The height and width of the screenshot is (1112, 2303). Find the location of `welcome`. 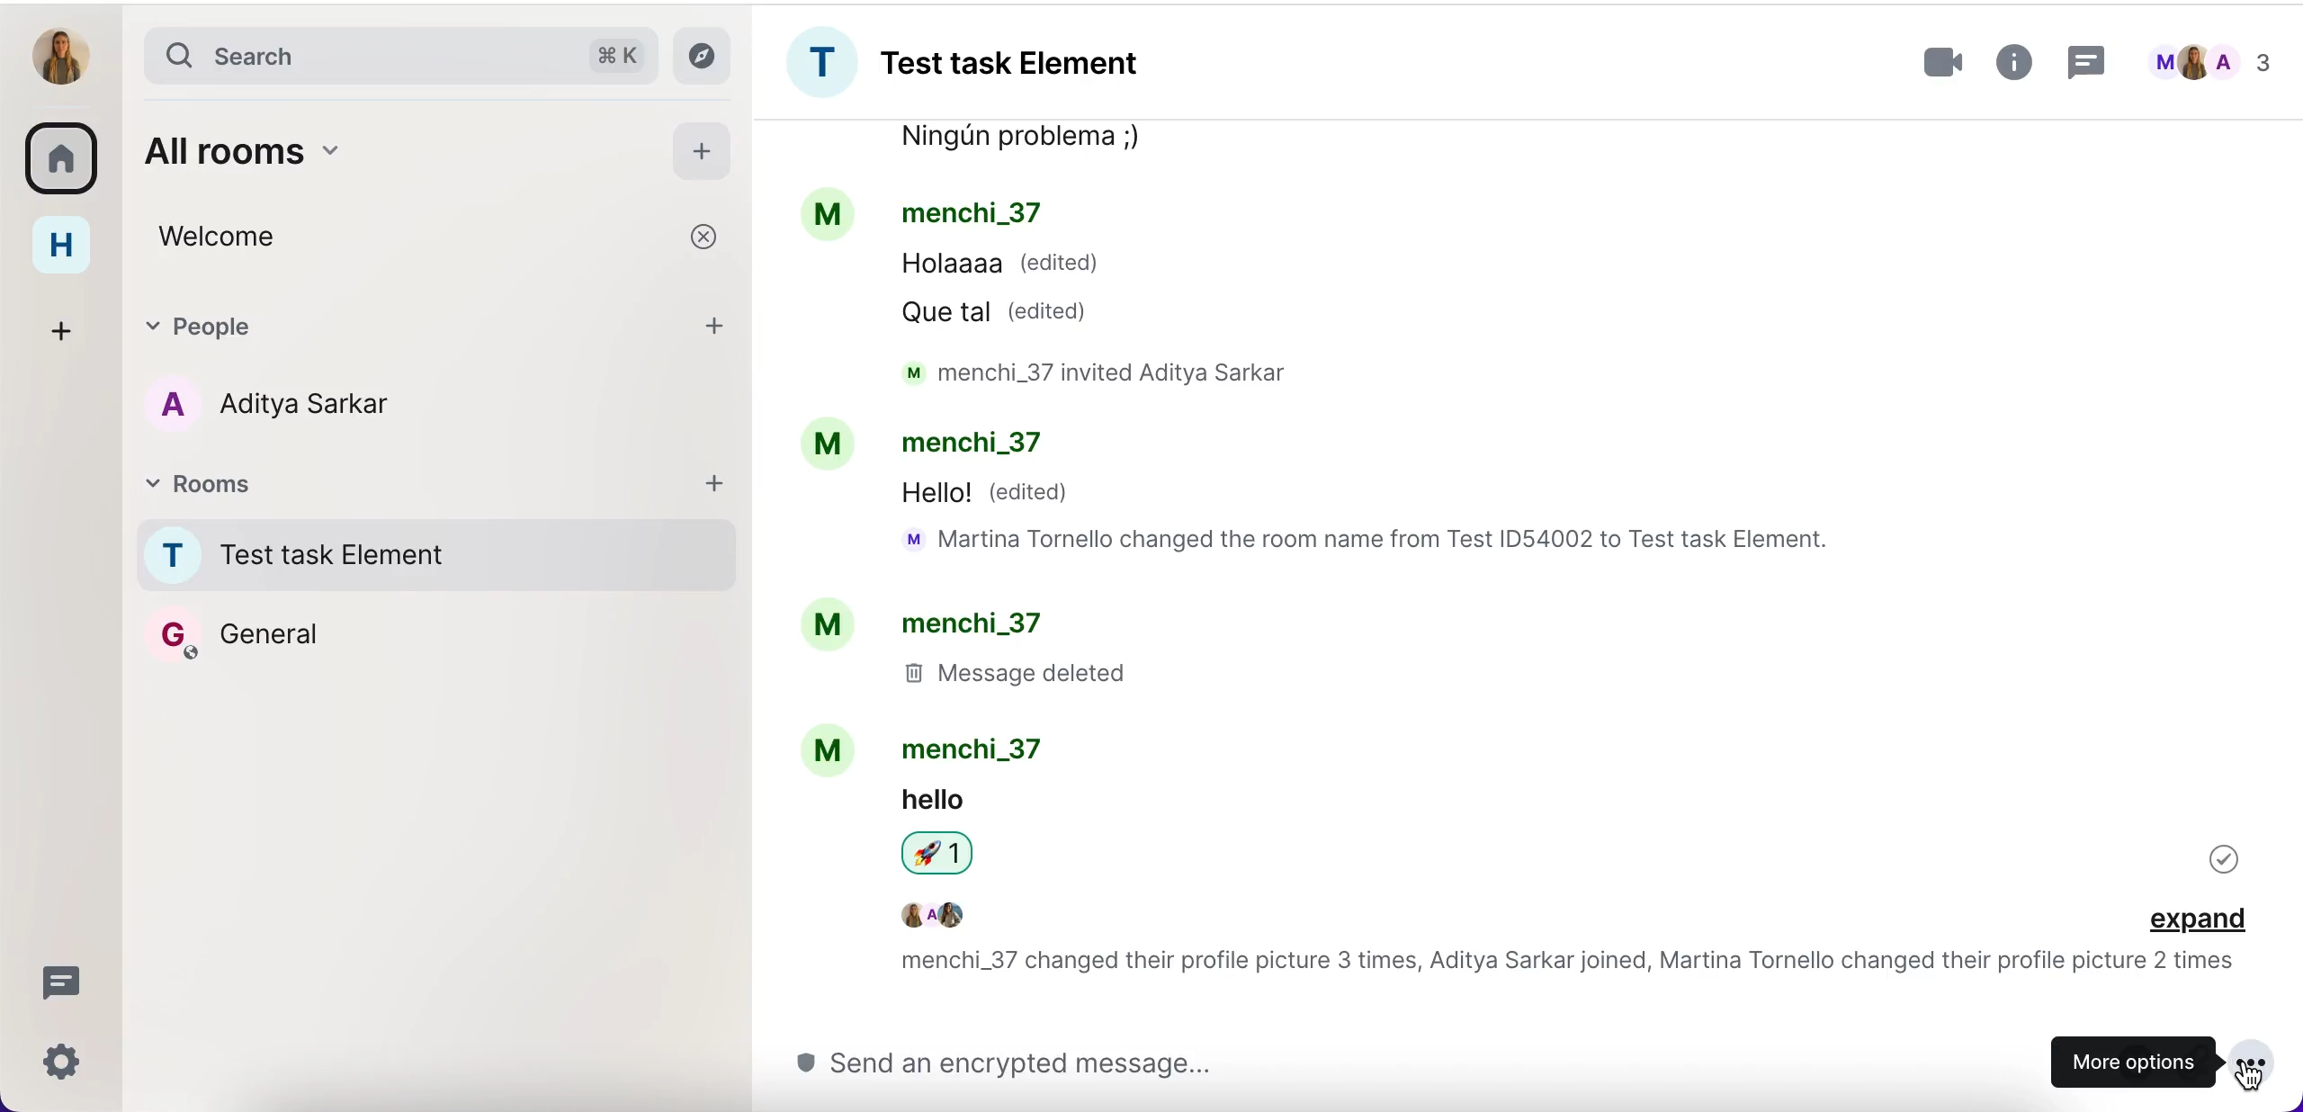

welcome is located at coordinates (355, 235).